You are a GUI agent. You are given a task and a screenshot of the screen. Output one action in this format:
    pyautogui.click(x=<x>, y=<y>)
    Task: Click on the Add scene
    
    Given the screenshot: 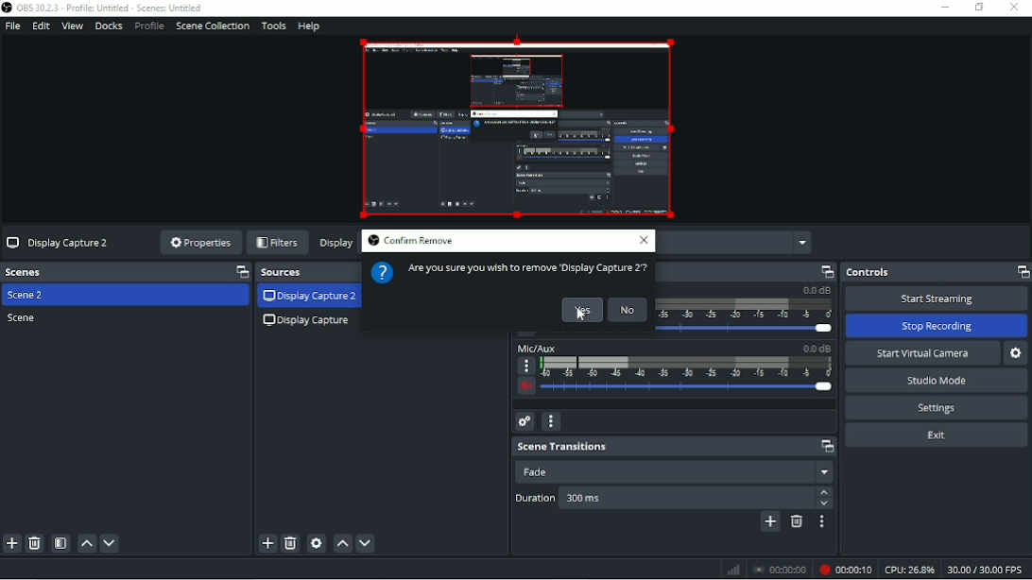 What is the action you would take?
    pyautogui.click(x=12, y=543)
    